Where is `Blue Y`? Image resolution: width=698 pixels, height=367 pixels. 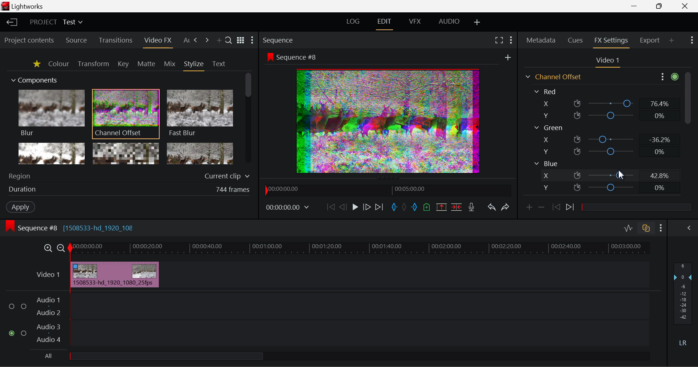
Blue Y is located at coordinates (606, 187).